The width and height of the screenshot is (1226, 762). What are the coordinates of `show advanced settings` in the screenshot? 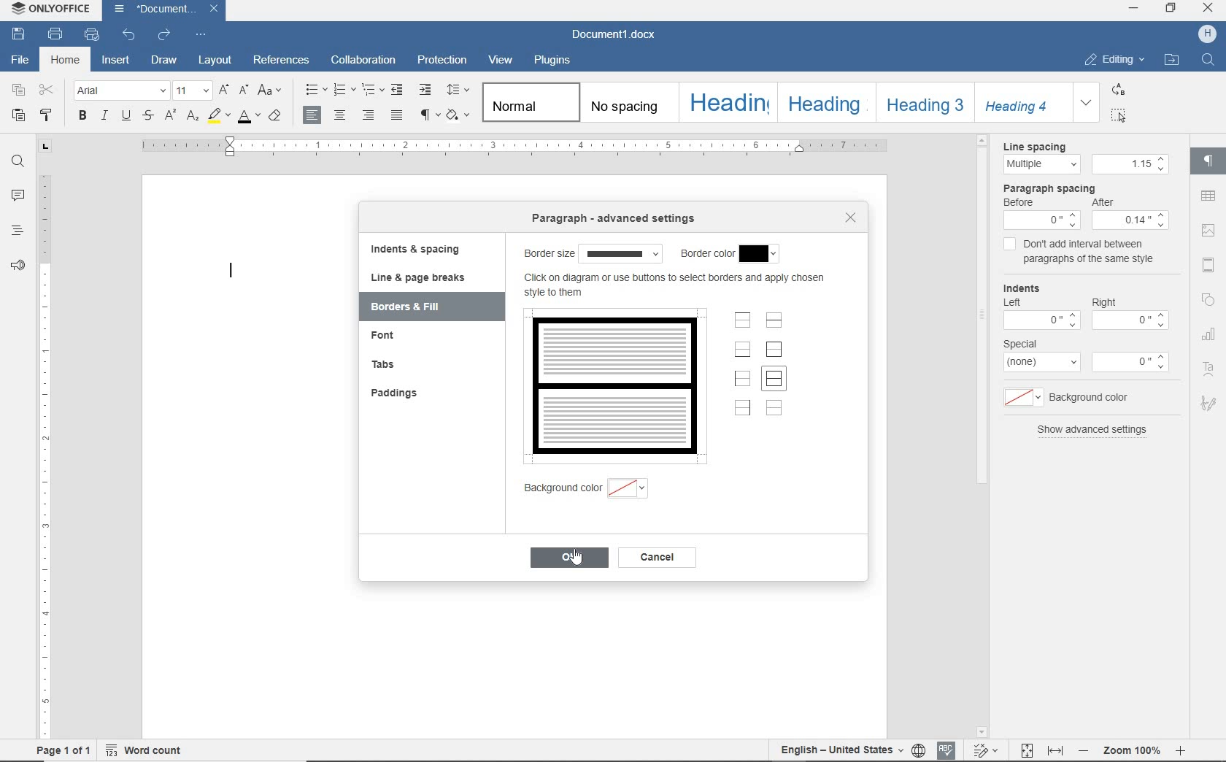 It's located at (1092, 431).